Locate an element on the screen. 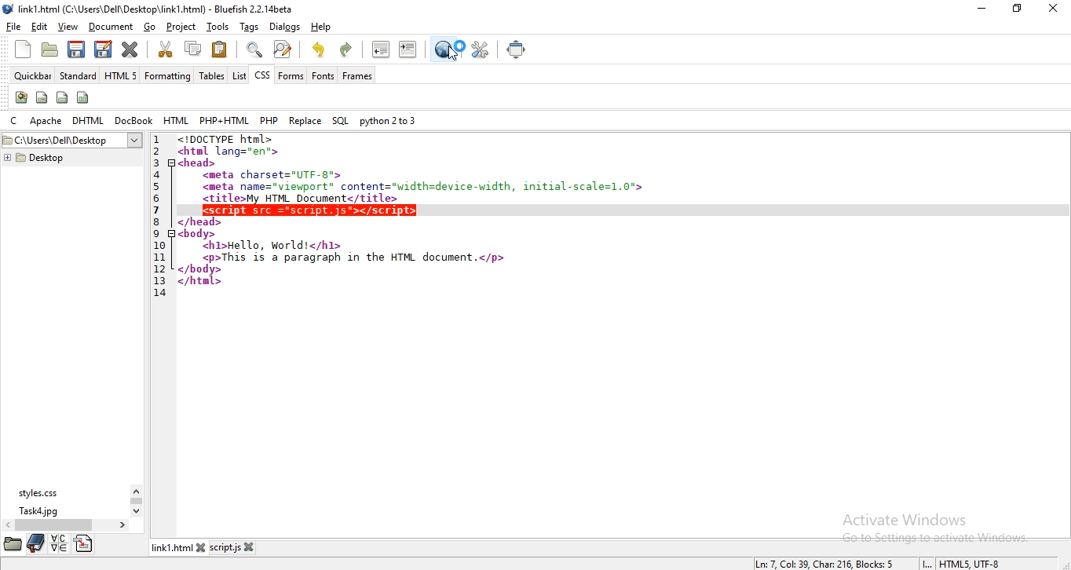 Image resolution: width=1071 pixels, height=570 pixels. show find bar is located at coordinates (252, 49).